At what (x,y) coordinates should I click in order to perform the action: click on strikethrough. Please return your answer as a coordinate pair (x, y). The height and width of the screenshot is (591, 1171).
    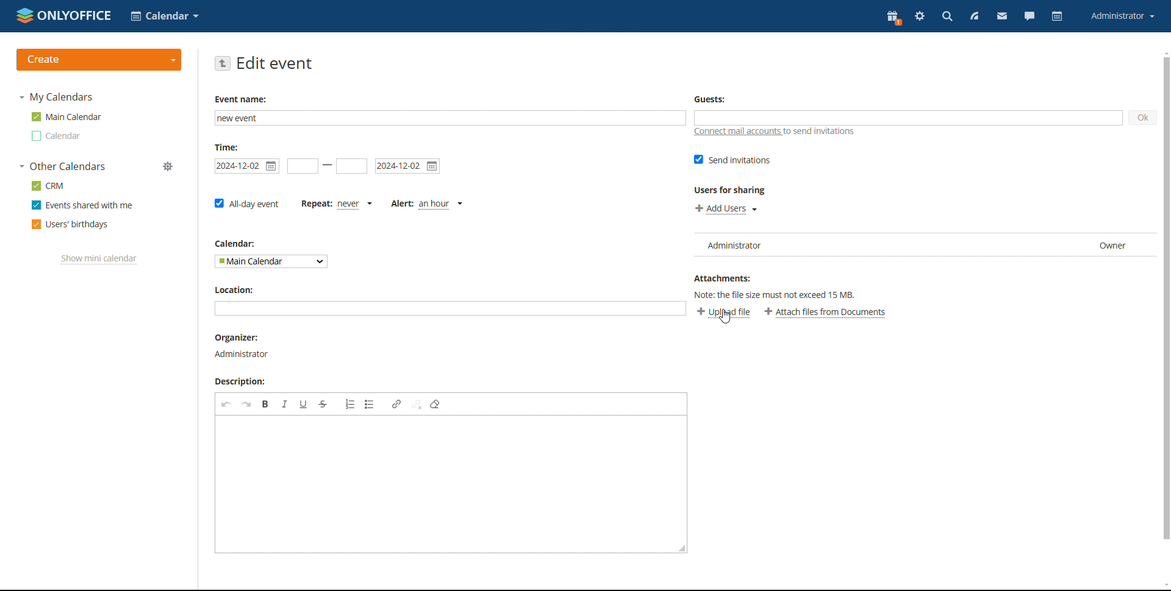
    Looking at the image, I should click on (323, 405).